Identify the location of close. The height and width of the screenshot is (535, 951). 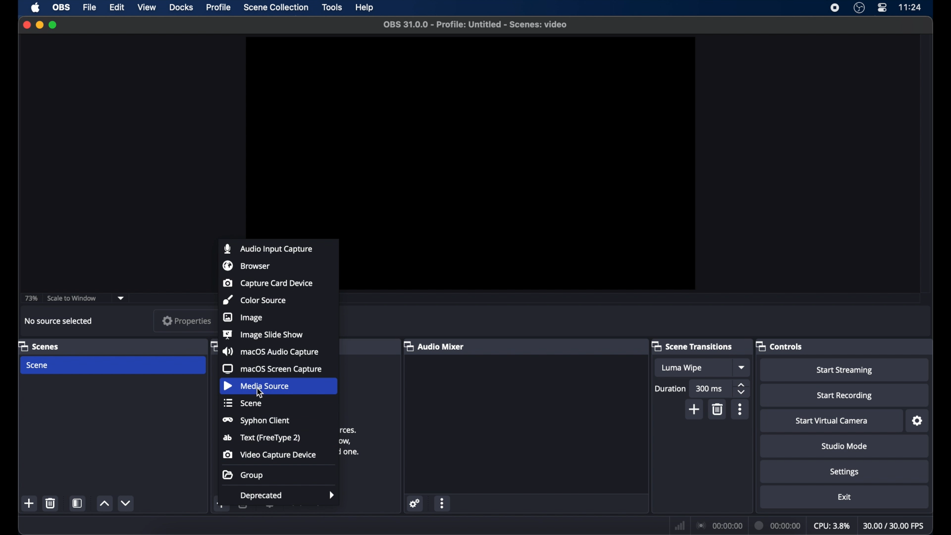
(26, 25).